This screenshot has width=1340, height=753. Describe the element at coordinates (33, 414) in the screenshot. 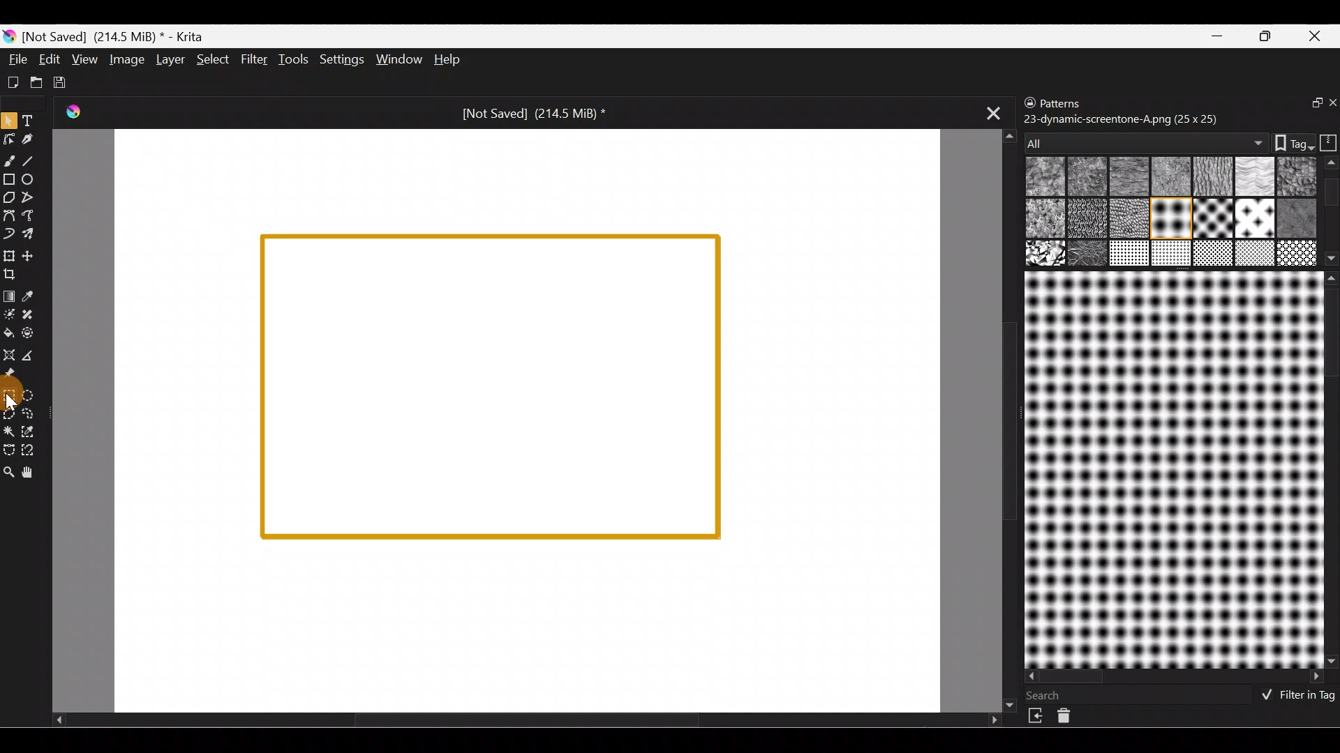

I see `Freehand selection tool` at that location.